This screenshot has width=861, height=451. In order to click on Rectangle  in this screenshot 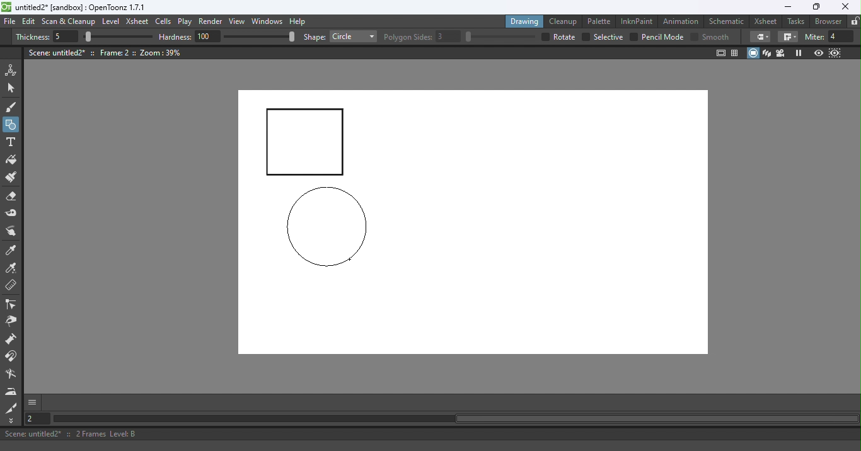, I will do `click(353, 37)`.